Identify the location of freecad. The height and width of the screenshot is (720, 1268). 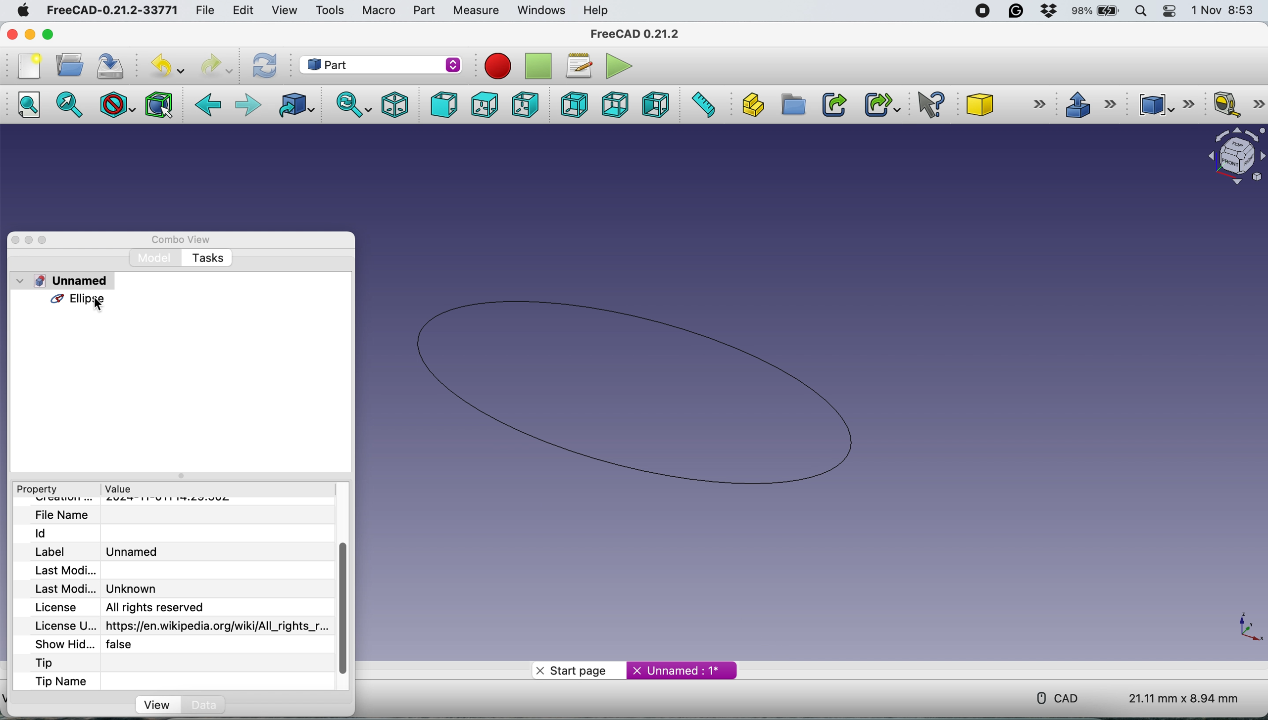
(634, 35).